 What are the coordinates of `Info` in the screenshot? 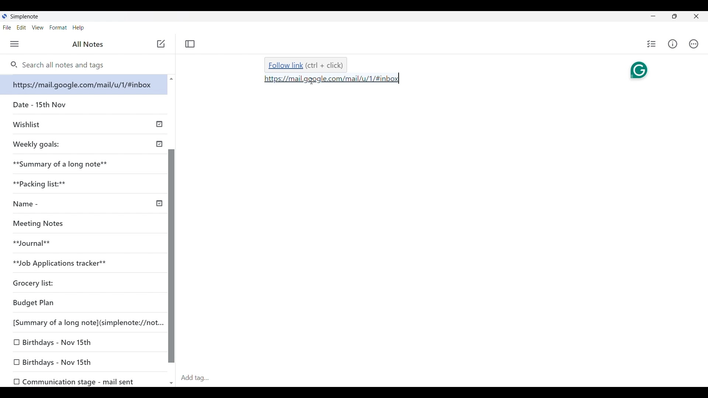 It's located at (673, 44).